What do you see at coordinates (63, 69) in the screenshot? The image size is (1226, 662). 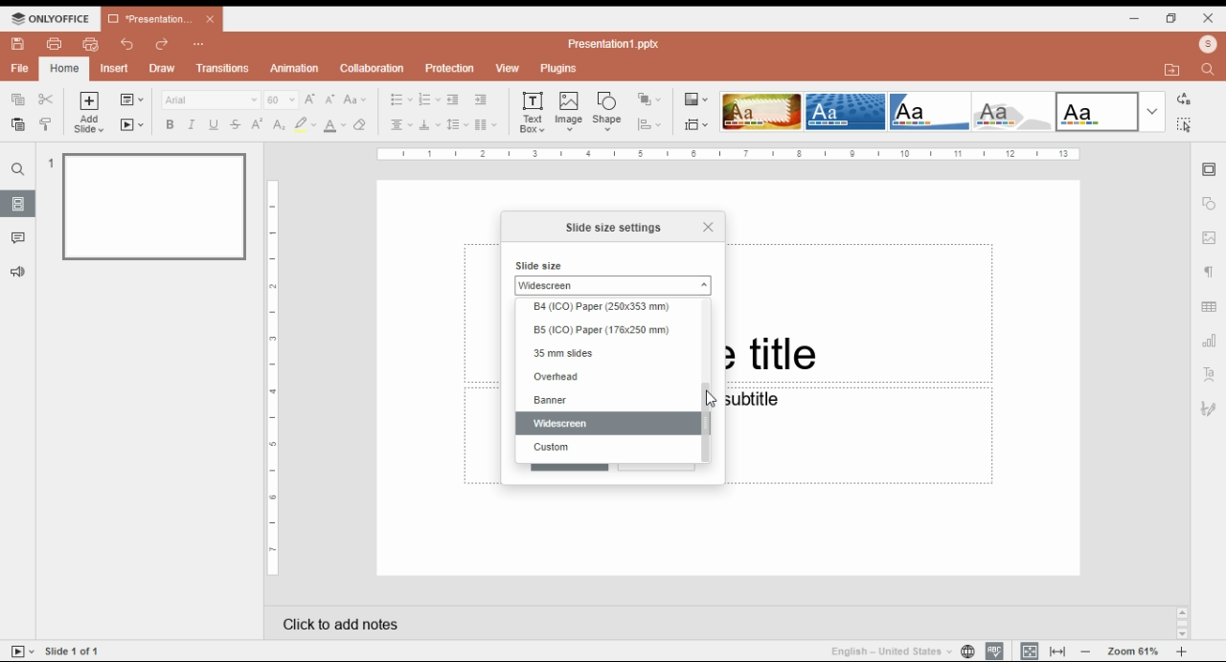 I see `home` at bounding box center [63, 69].